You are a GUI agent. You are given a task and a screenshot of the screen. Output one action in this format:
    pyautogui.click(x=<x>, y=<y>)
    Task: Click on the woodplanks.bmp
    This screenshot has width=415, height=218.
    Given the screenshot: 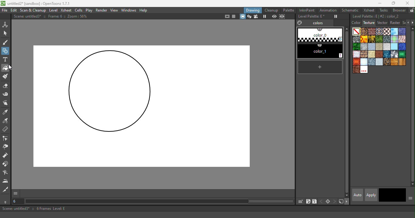 What is the action you would take?
    pyautogui.click(x=402, y=62)
    